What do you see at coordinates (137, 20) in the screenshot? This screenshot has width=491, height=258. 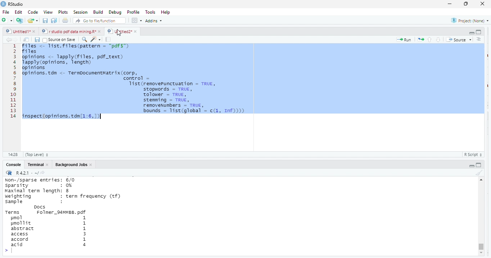 I see `options` at bounding box center [137, 20].